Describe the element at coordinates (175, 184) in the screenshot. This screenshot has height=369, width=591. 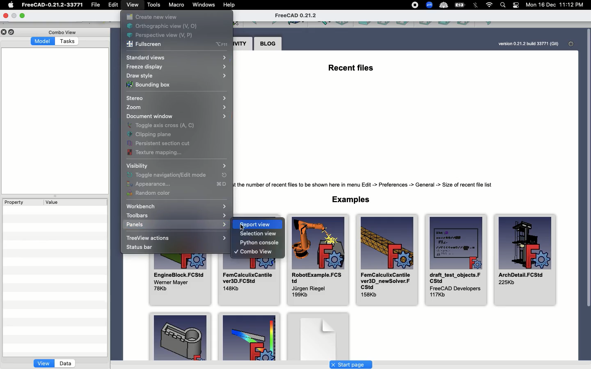
I see `Appearance ` at that location.